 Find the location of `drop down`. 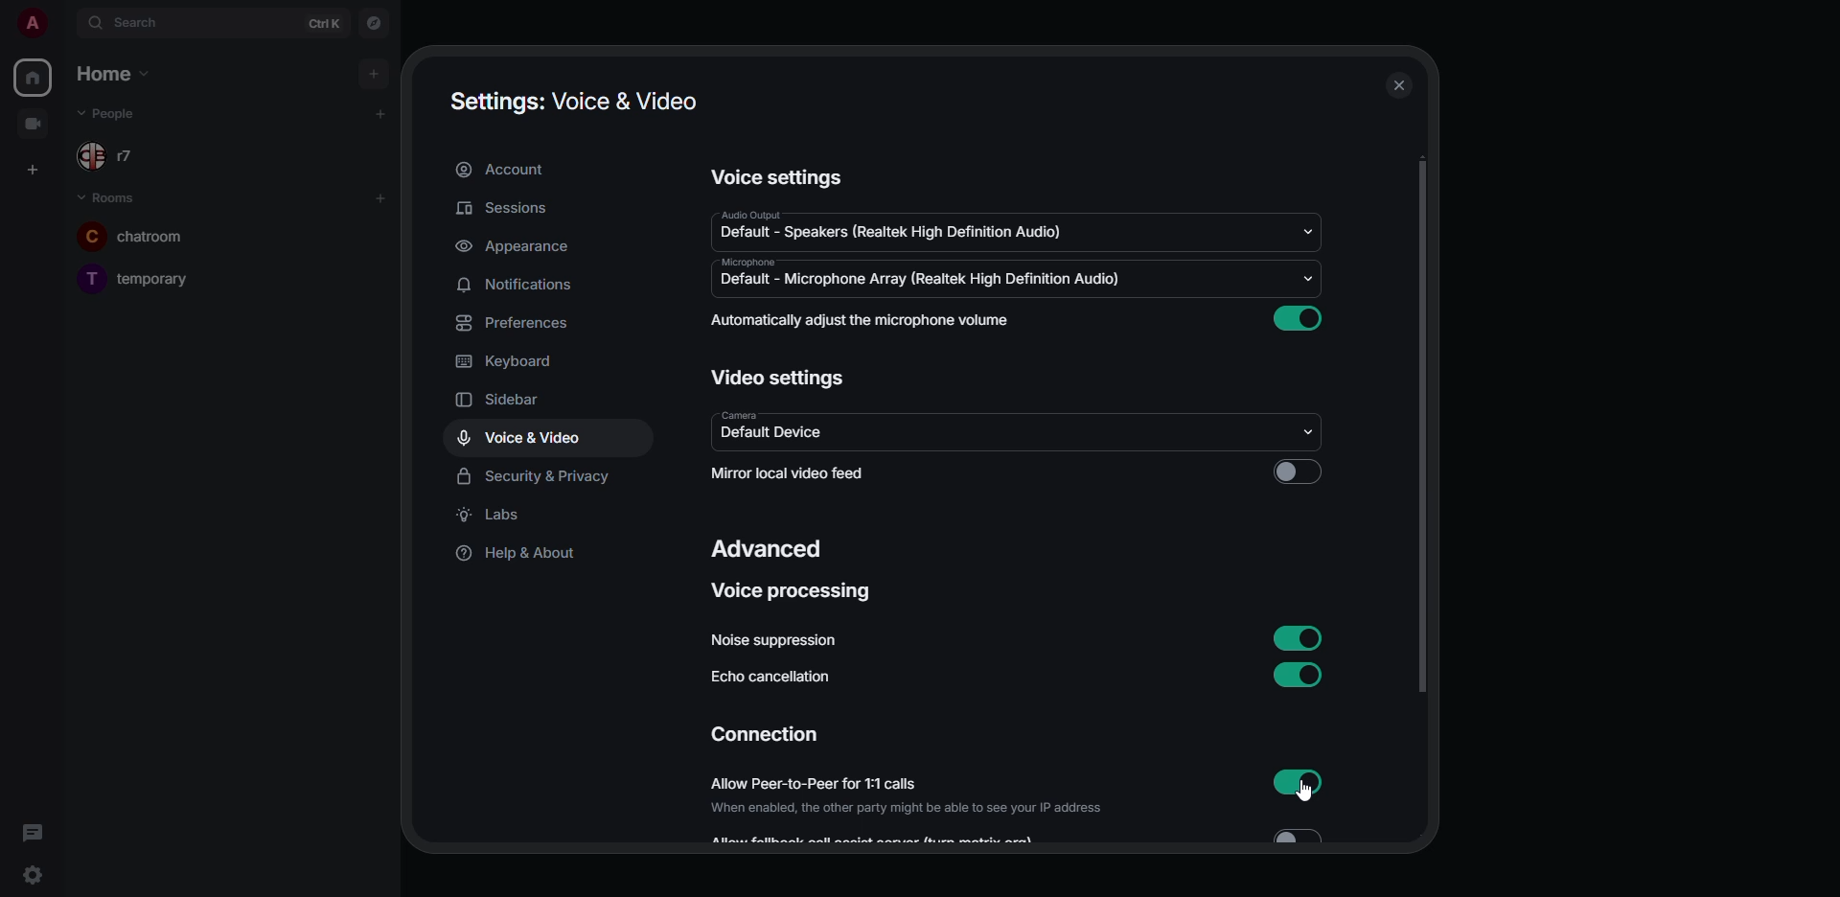

drop down is located at coordinates (1303, 436).